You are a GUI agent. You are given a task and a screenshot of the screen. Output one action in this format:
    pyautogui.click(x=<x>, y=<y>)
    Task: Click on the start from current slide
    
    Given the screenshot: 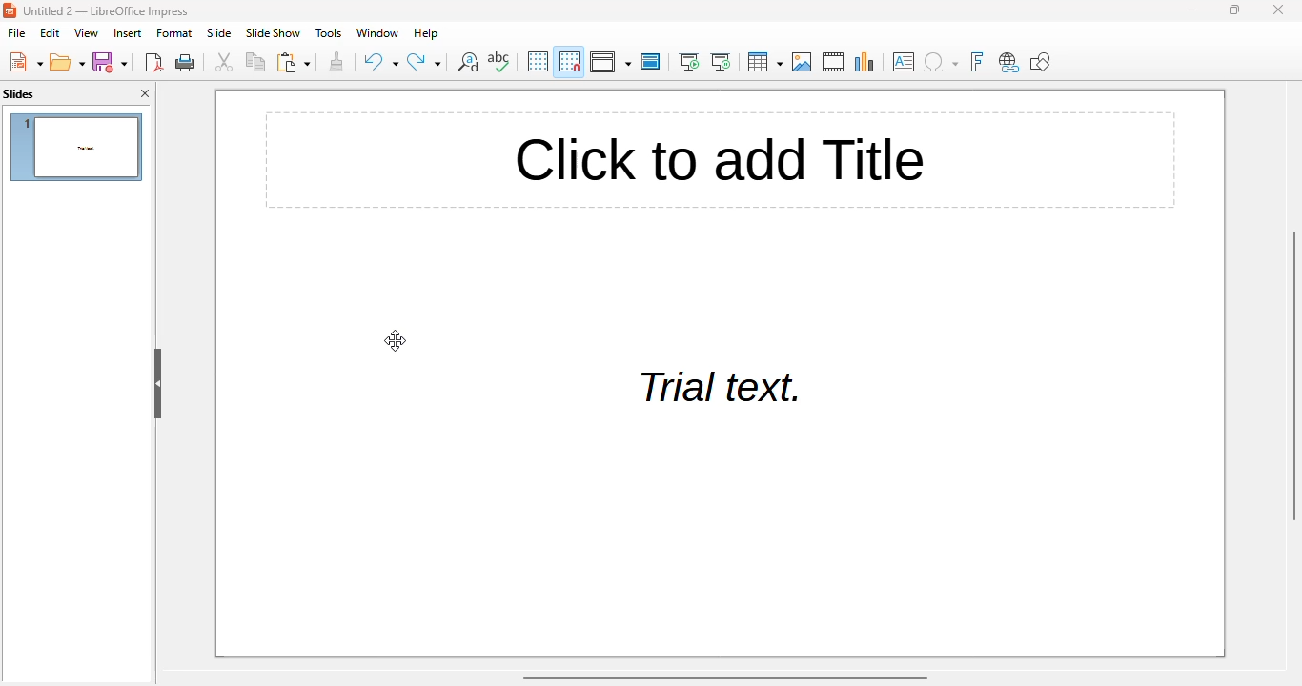 What is the action you would take?
    pyautogui.click(x=722, y=62)
    